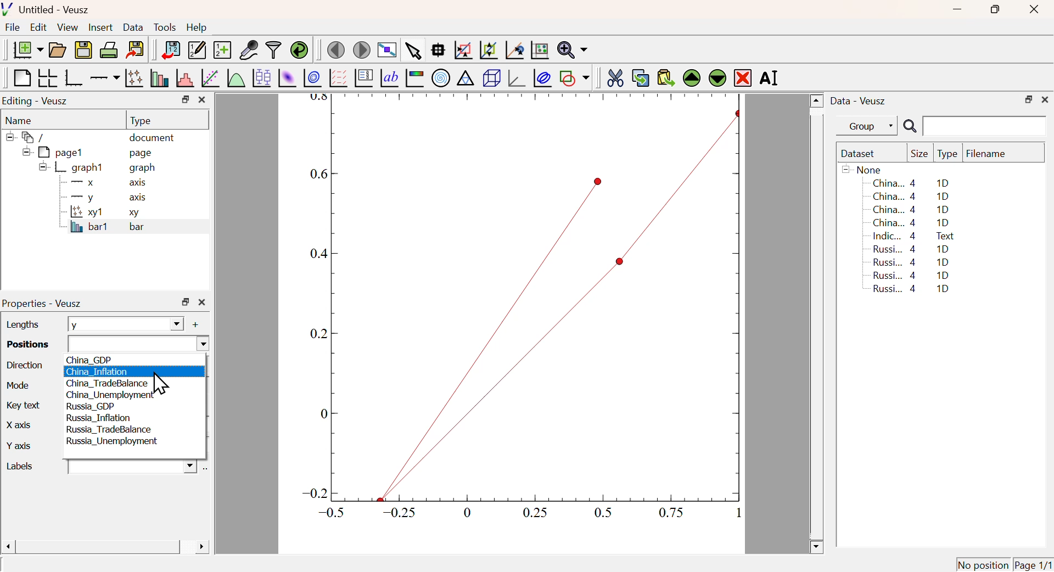 The image size is (1054, 572). What do you see at coordinates (98, 373) in the screenshot?
I see `China_Inflation` at bounding box center [98, 373].